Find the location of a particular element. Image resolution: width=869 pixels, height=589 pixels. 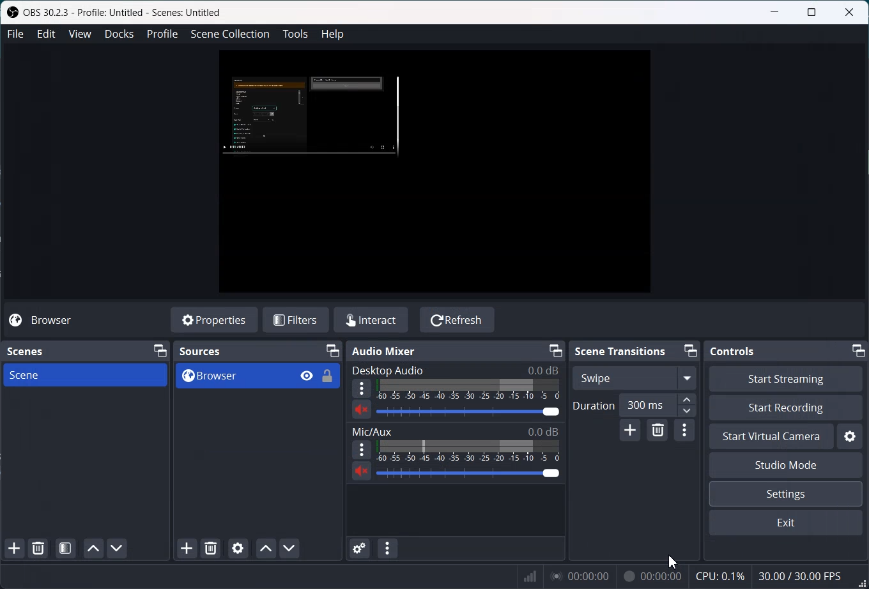

Close is located at coordinates (849, 11).